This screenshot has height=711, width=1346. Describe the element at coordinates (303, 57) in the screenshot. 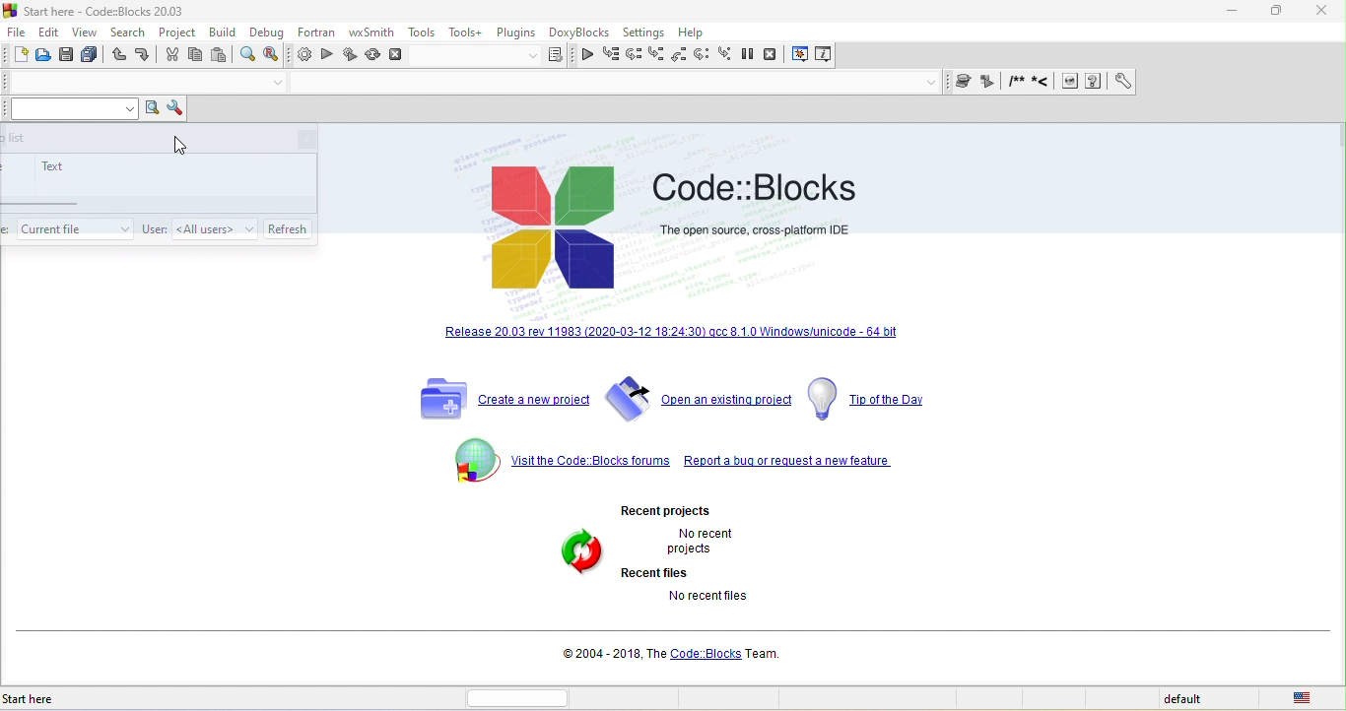

I see `build ` at that location.